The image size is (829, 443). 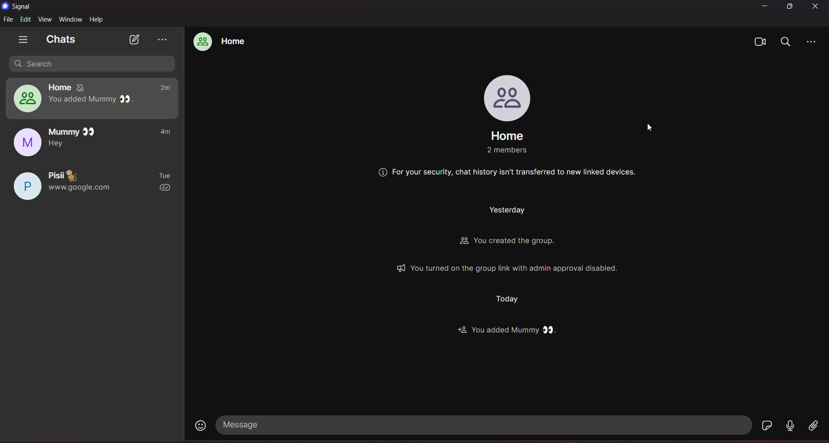 I want to click on maximize, so click(x=791, y=8).